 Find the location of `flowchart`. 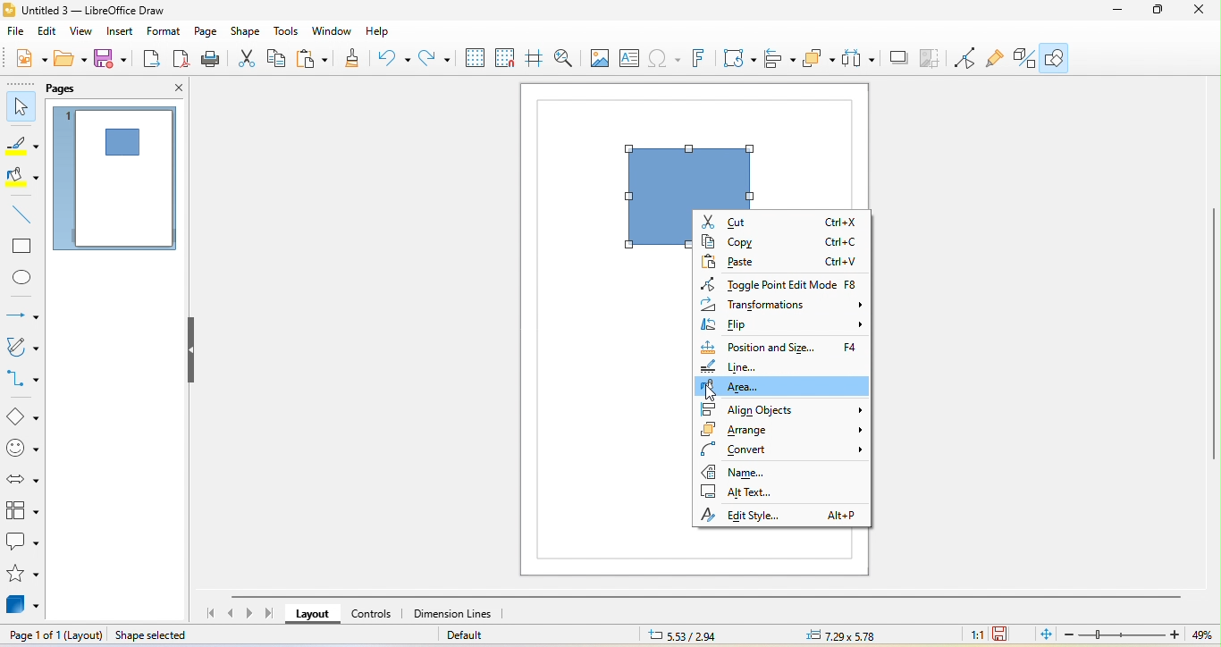

flowchart is located at coordinates (22, 510).